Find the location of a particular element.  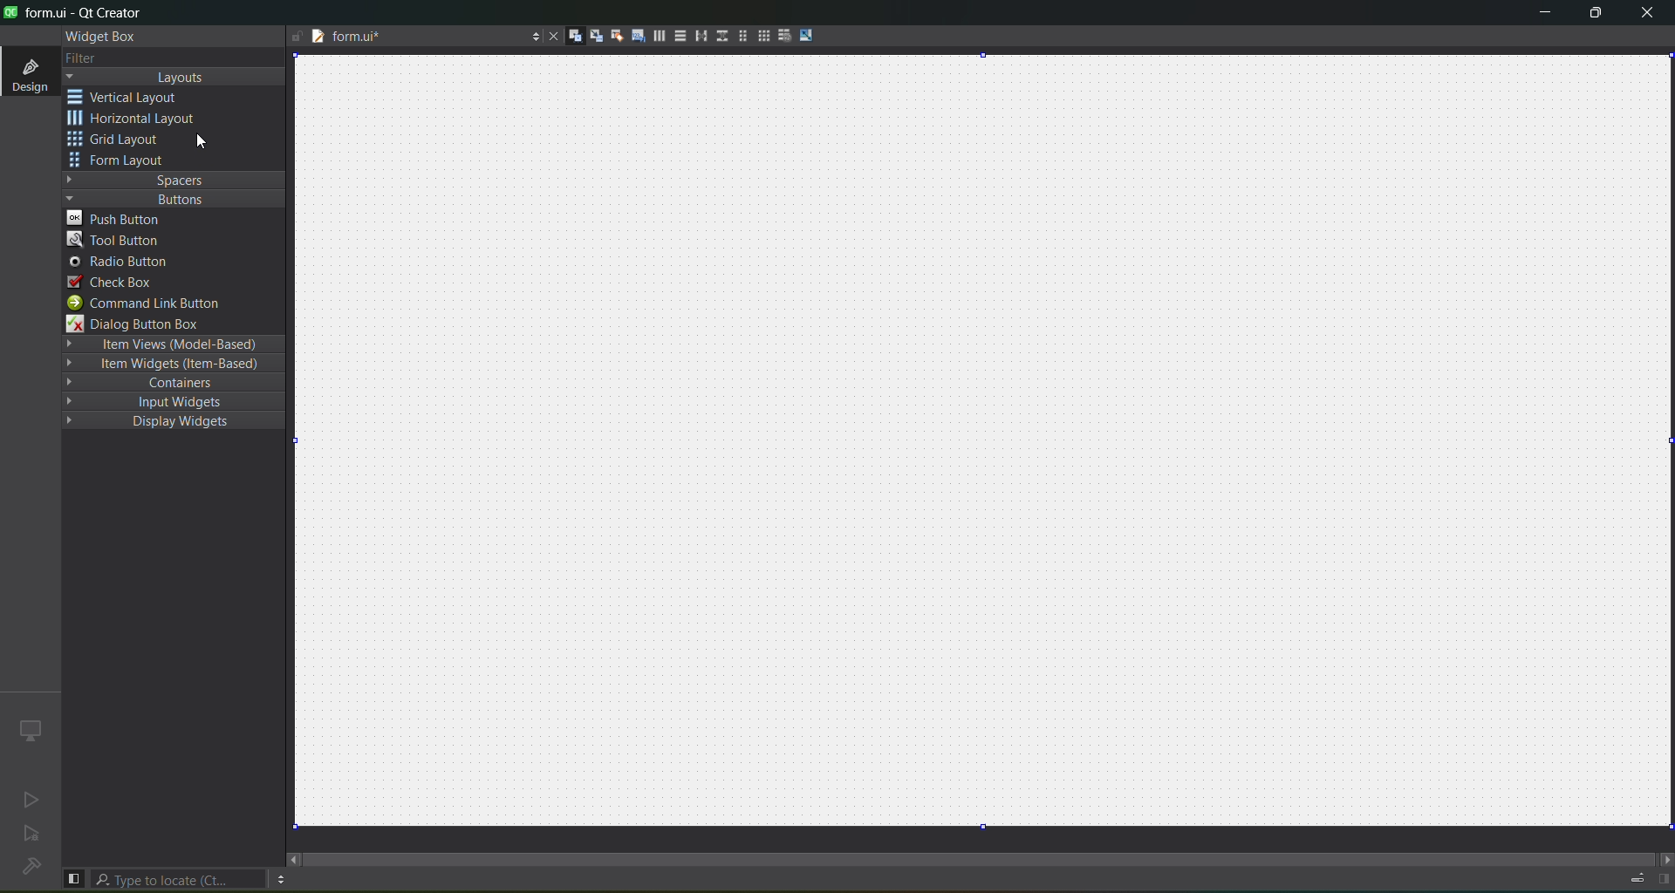

show/hide left pane is located at coordinates (73, 877).